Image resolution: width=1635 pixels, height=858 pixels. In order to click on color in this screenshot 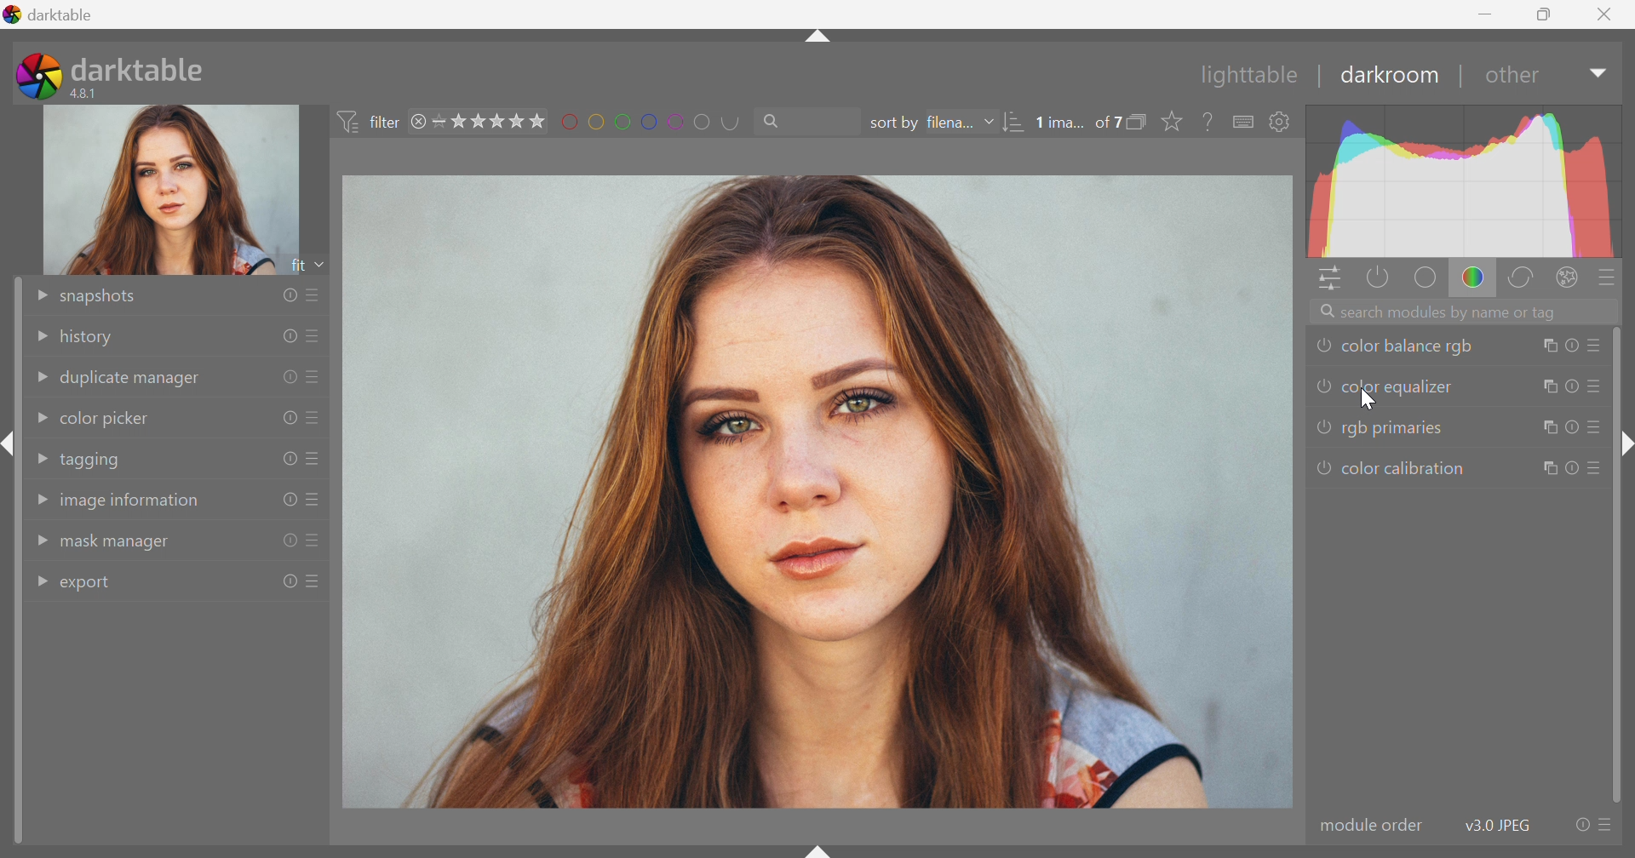, I will do `click(1473, 278)`.